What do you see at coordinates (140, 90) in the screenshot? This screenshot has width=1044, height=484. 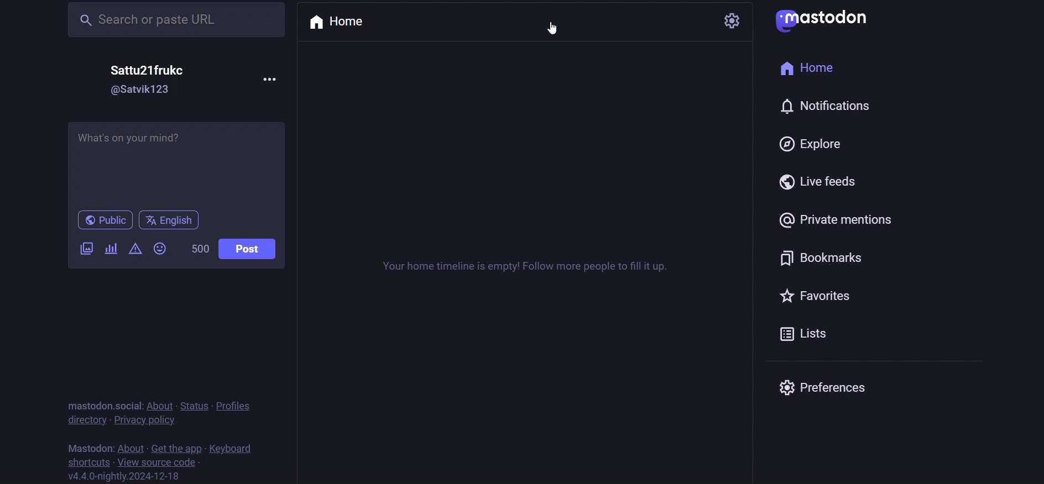 I see `id` at bounding box center [140, 90].